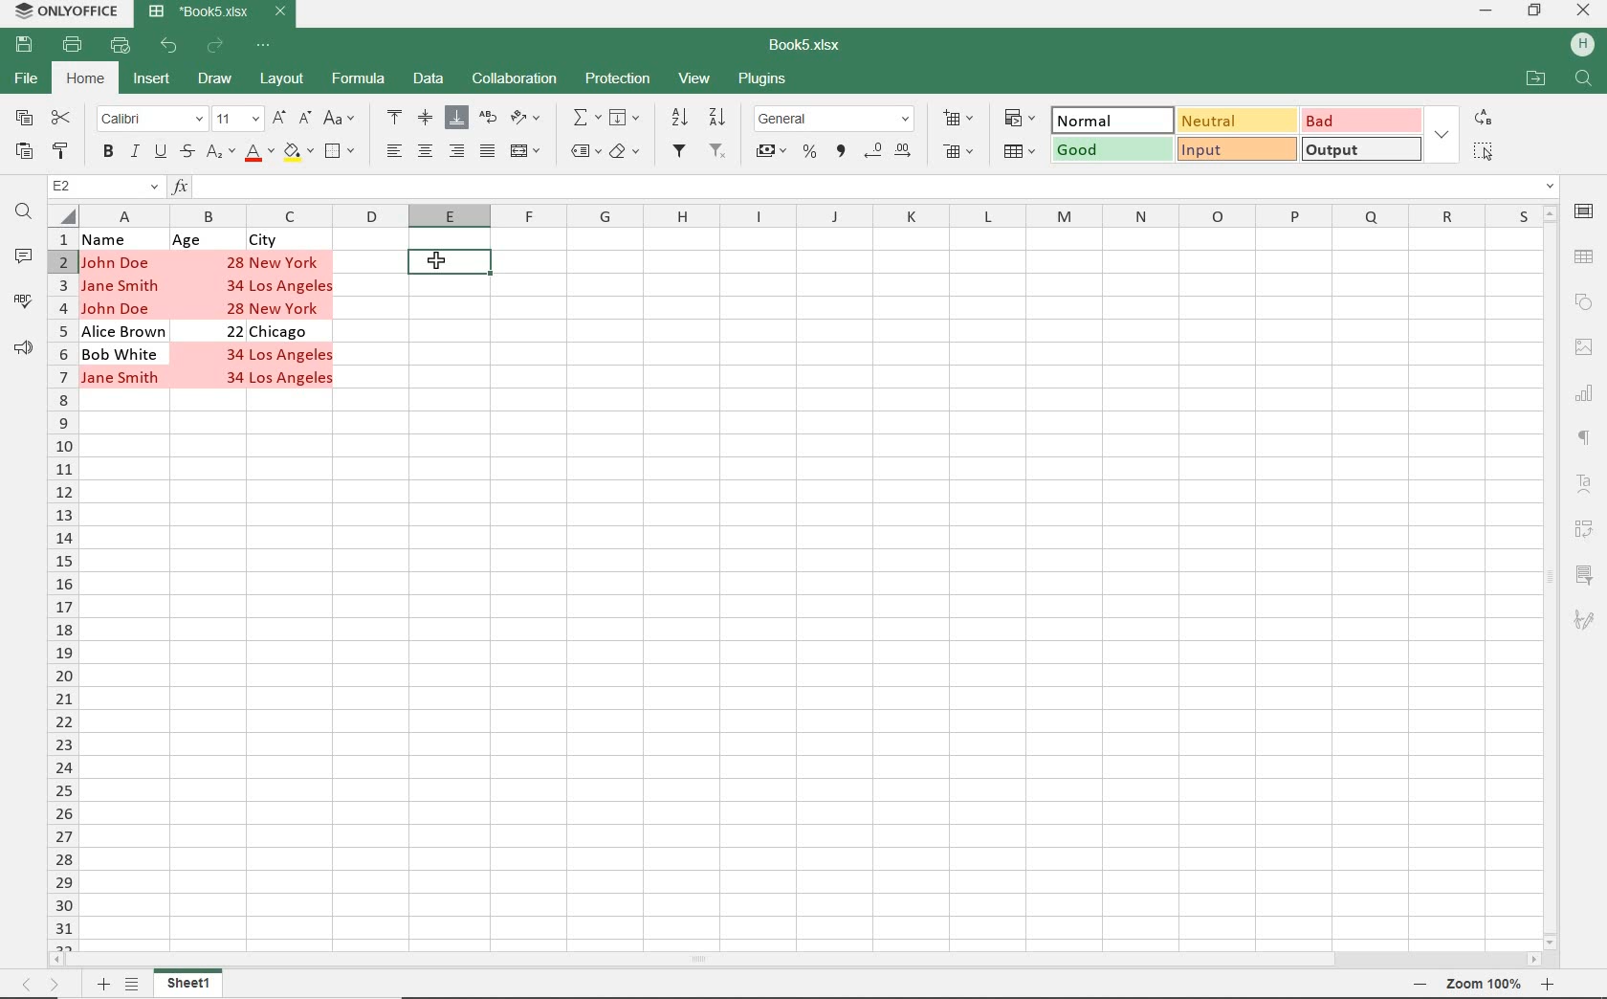 This screenshot has width=1607, height=999. Describe the element at coordinates (25, 344) in the screenshot. I see `FEEDBACK & SUPPORT` at that location.